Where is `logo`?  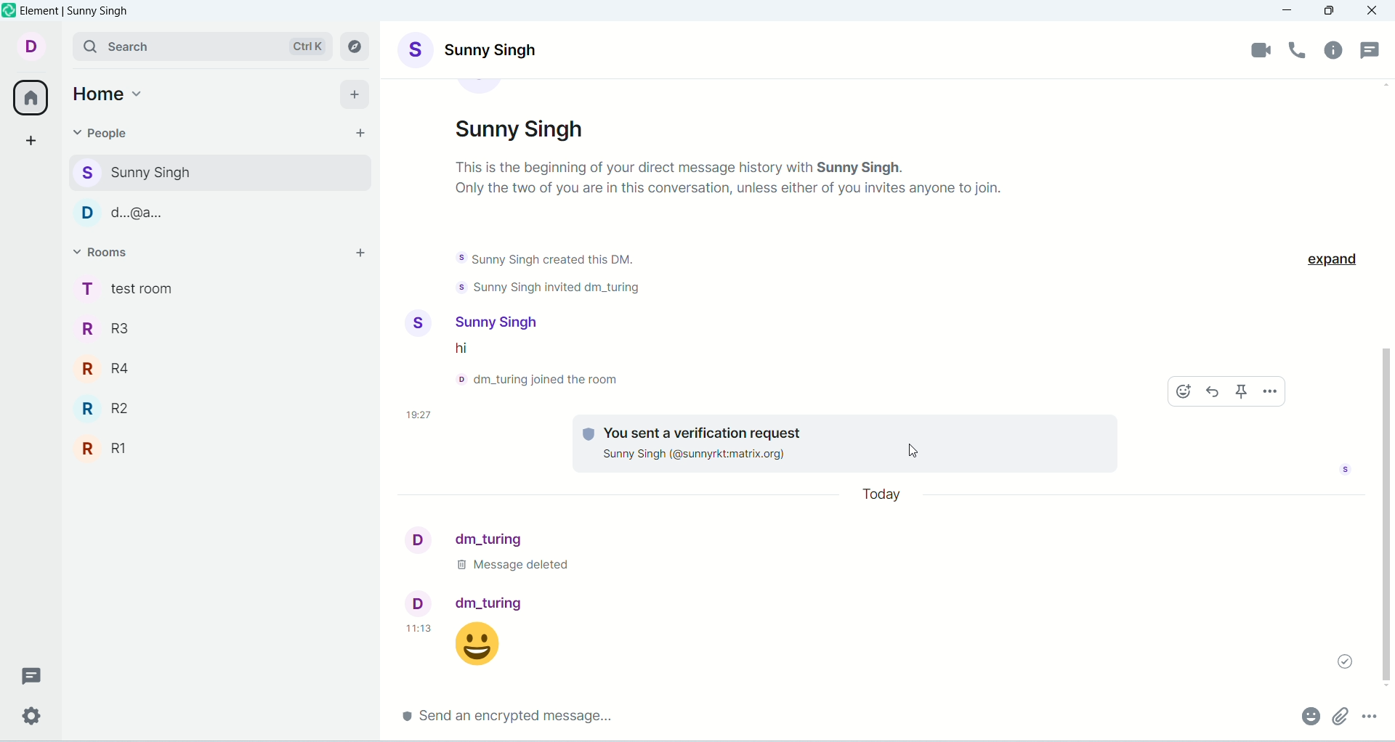
logo is located at coordinates (9, 9).